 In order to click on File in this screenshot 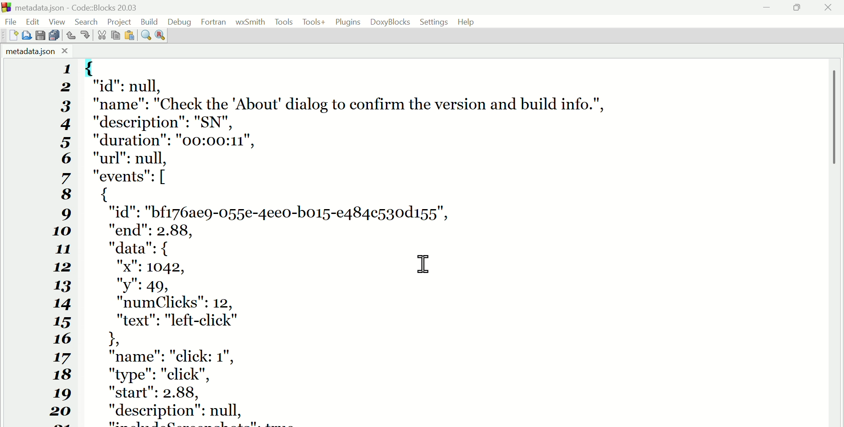, I will do `click(13, 21)`.